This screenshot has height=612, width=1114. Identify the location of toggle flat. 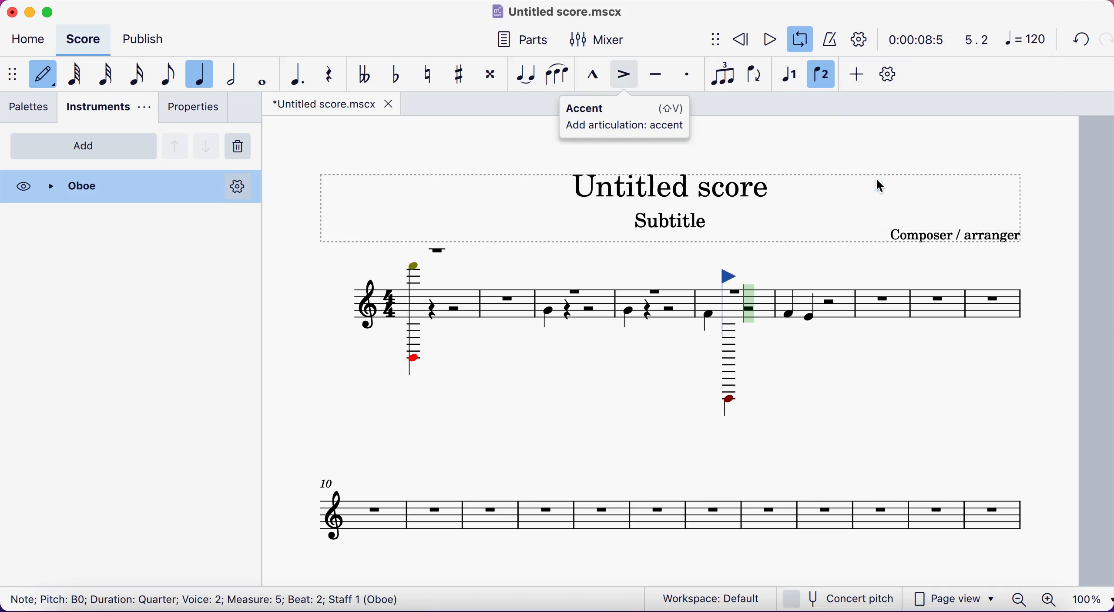
(398, 73).